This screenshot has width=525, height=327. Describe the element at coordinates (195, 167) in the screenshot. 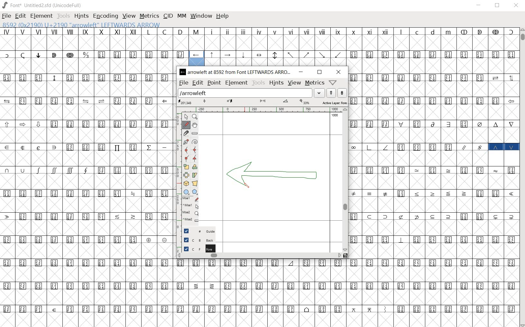

I see `Rotate the selection` at that location.